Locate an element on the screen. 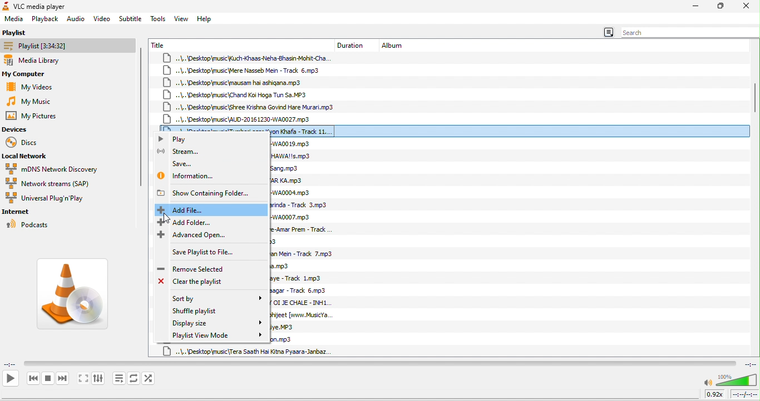  devices is located at coordinates (19, 130).